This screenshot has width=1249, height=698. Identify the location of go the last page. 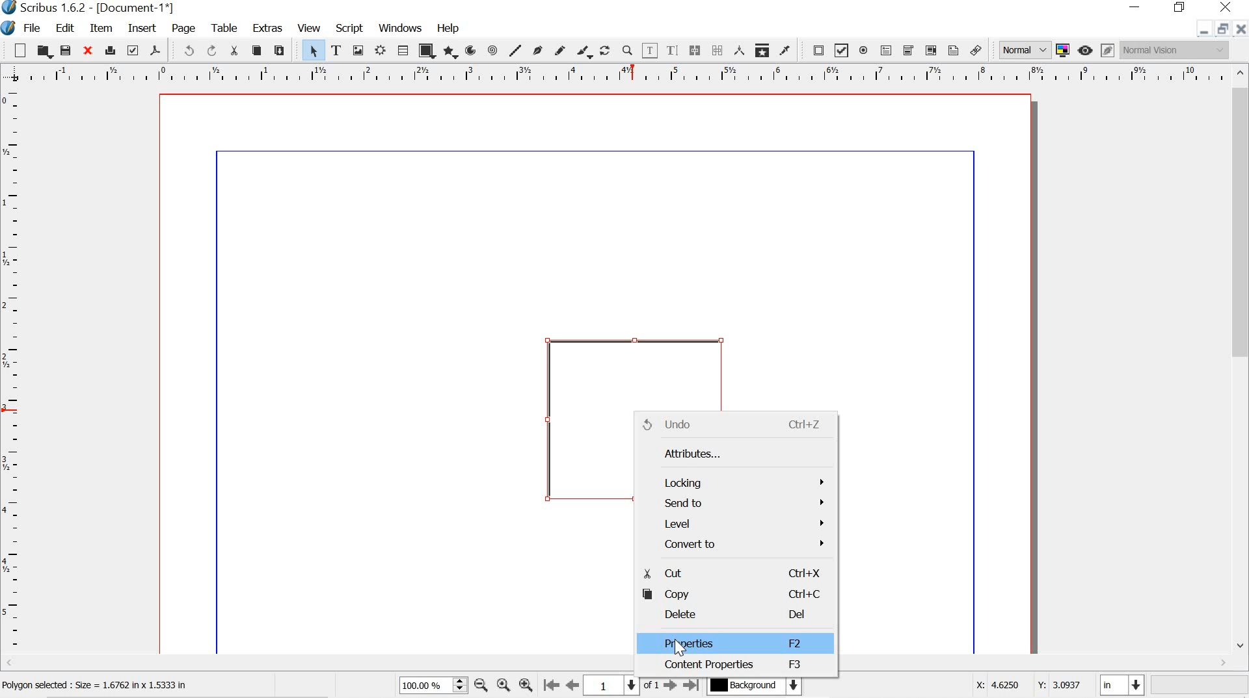
(692, 684).